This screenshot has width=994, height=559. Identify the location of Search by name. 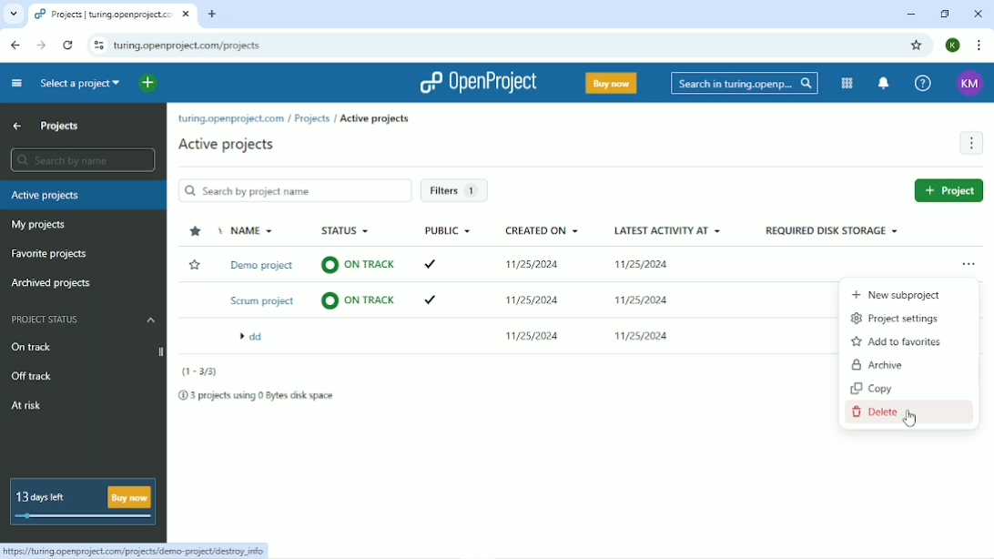
(81, 160).